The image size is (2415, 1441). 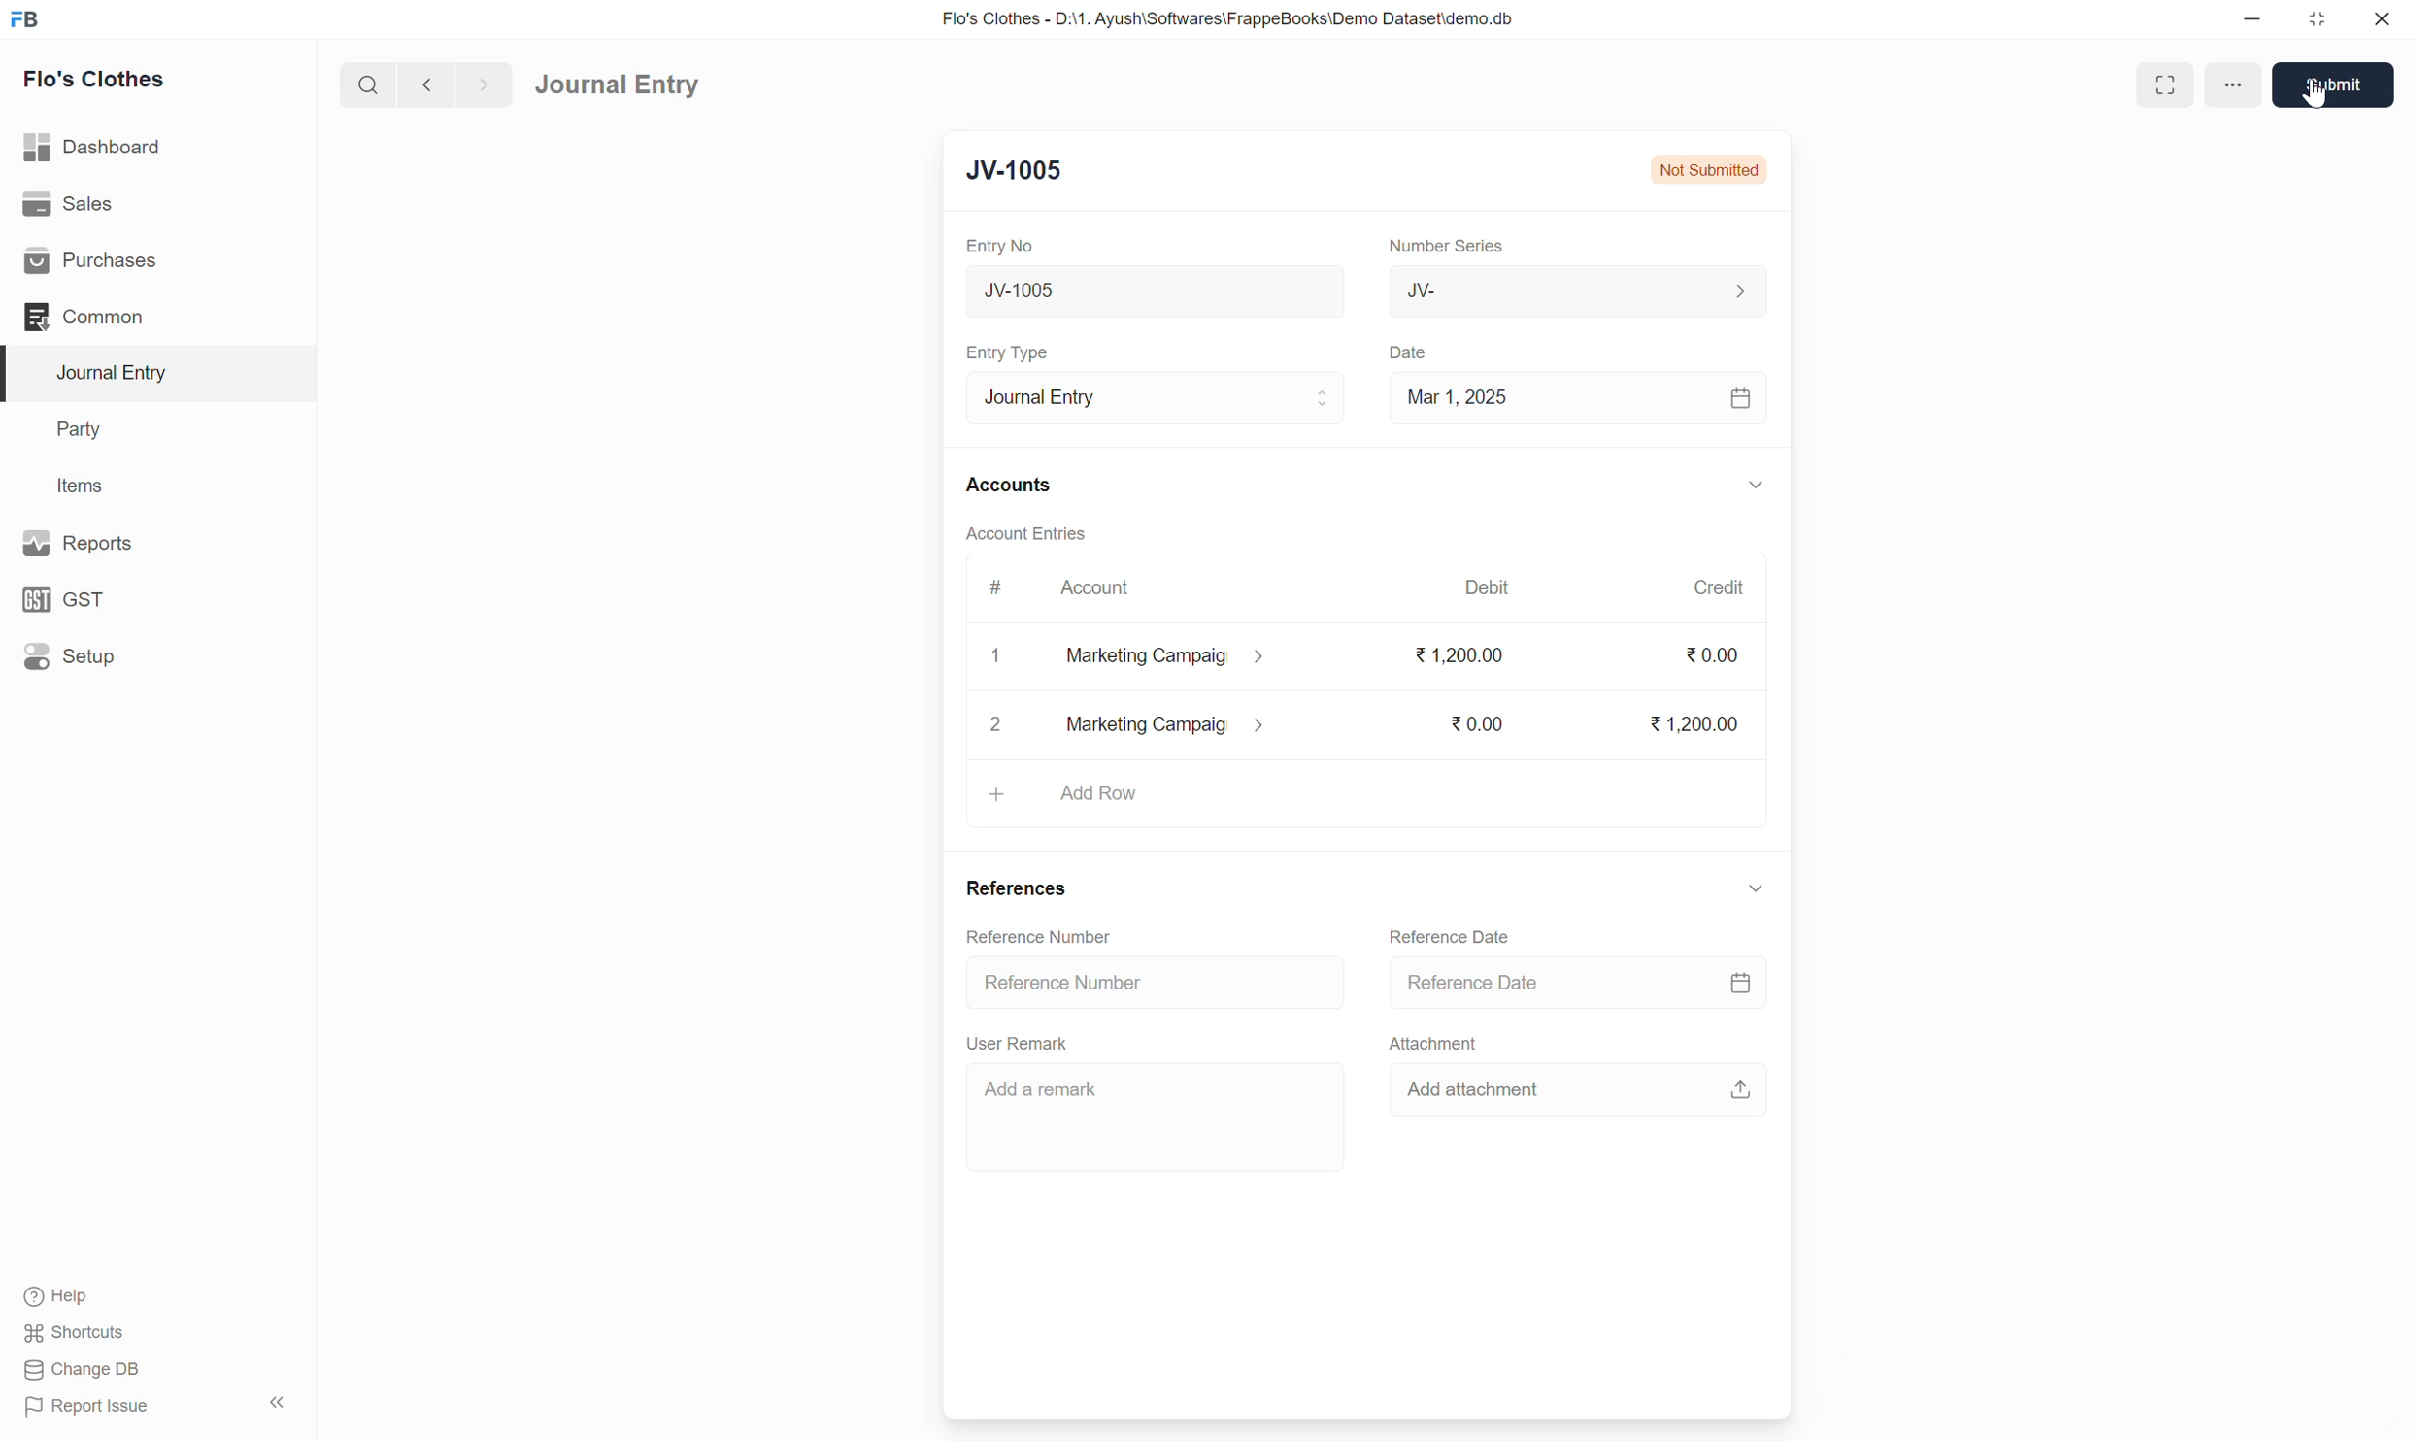 I want to click on GST, so click(x=67, y=600).